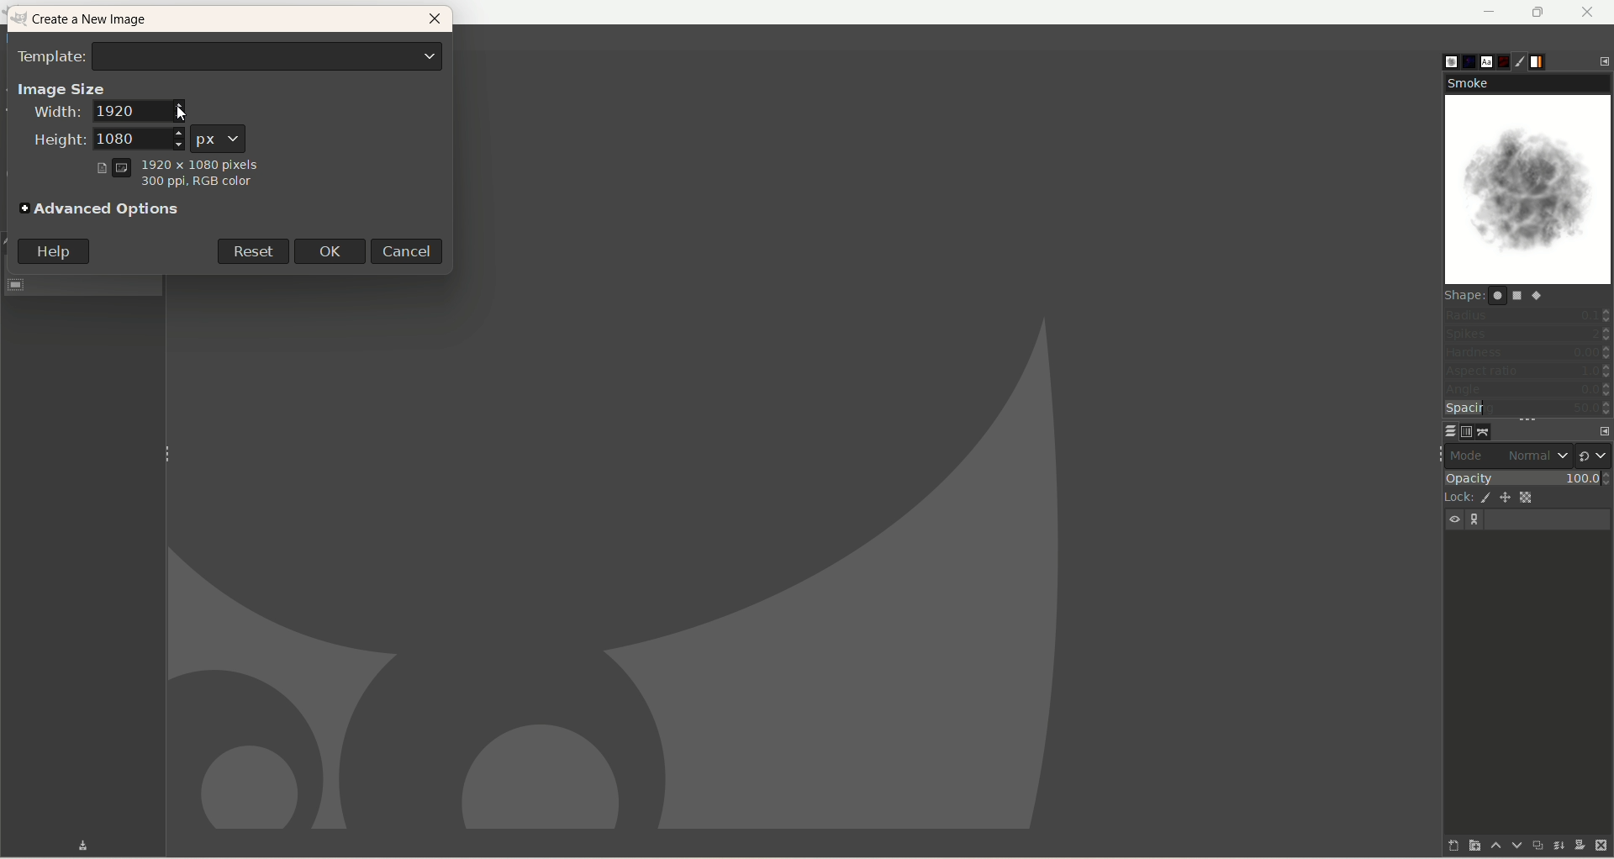 The image size is (1614, 859). What do you see at coordinates (1440, 430) in the screenshot?
I see `layers` at bounding box center [1440, 430].